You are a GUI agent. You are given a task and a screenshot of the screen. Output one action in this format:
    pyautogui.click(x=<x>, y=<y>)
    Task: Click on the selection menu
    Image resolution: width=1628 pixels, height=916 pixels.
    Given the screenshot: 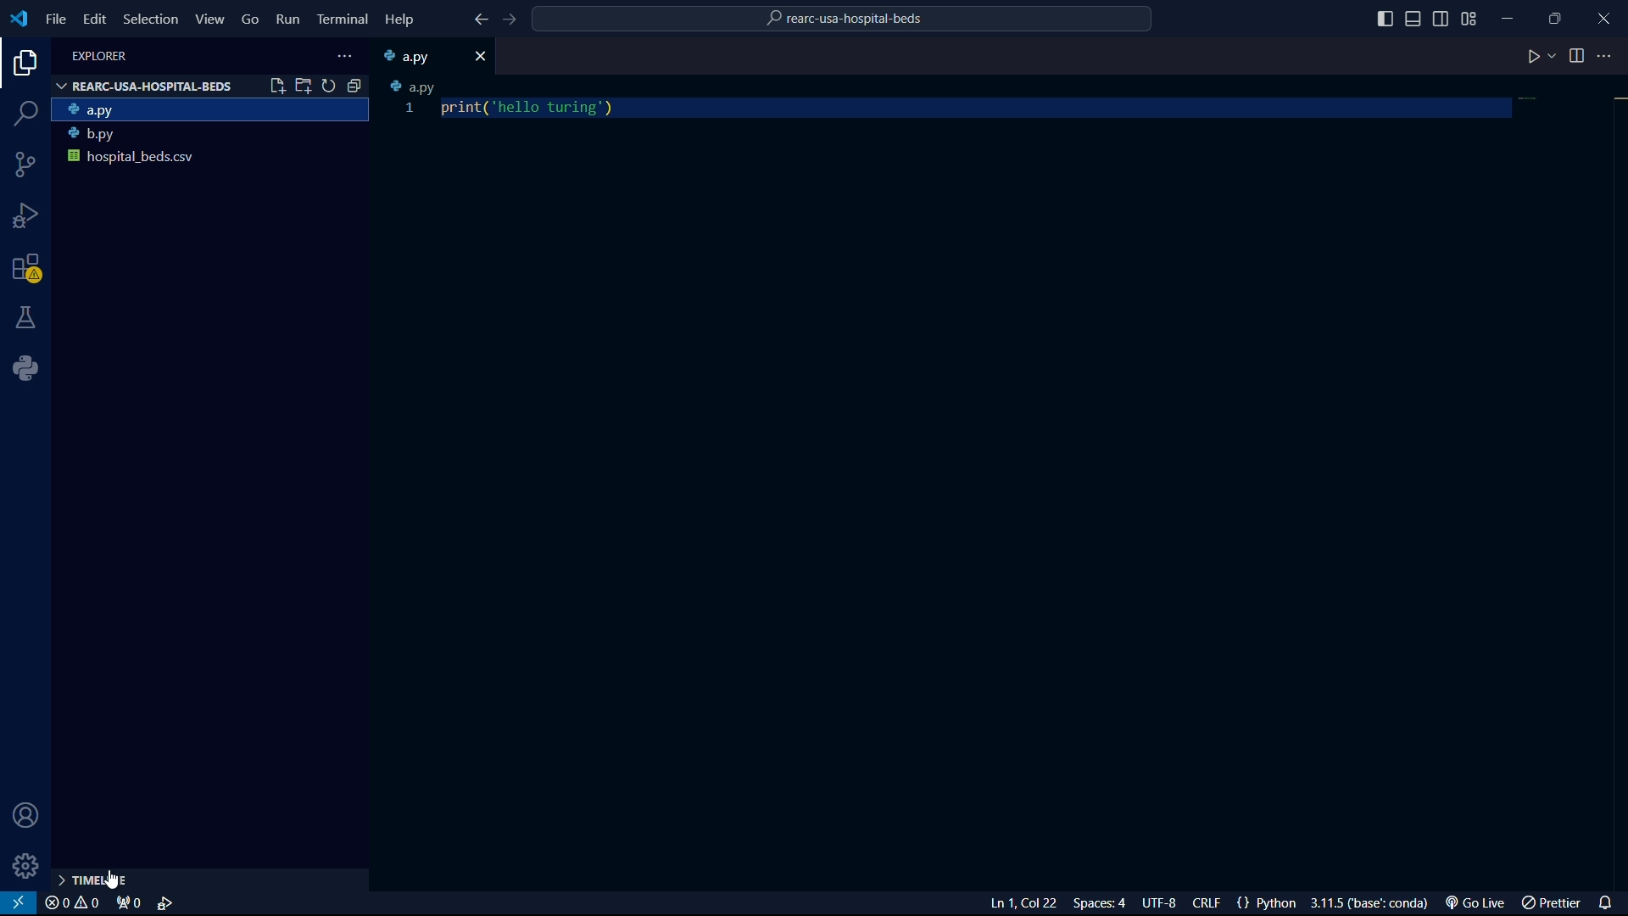 What is the action you would take?
    pyautogui.click(x=150, y=20)
    